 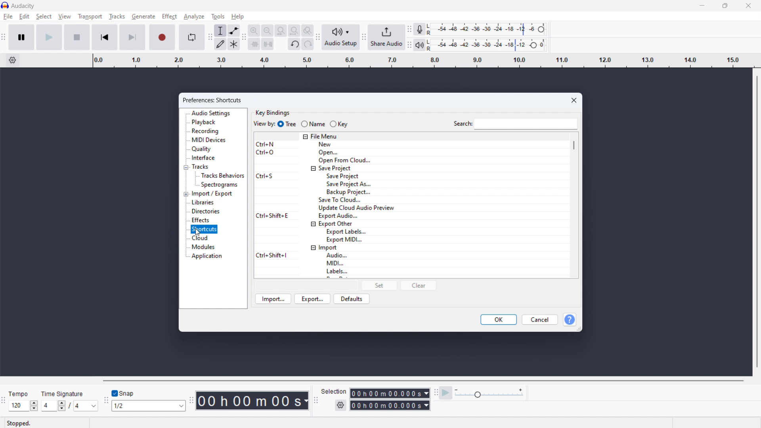 What do you see at coordinates (570, 319) in the screenshot?
I see `help` at bounding box center [570, 319].